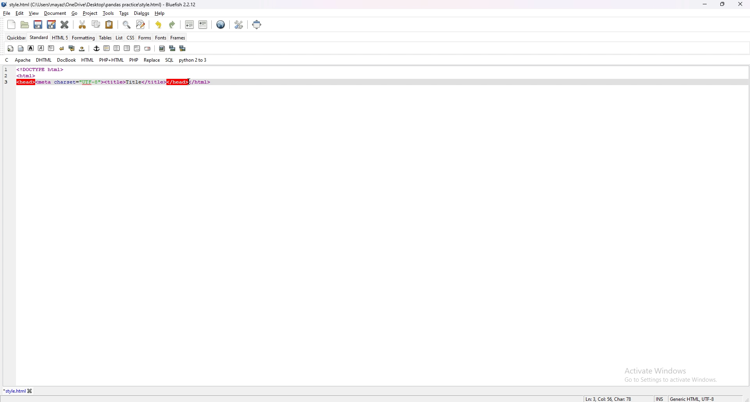 The width and height of the screenshot is (750, 402). I want to click on tables, so click(106, 38).